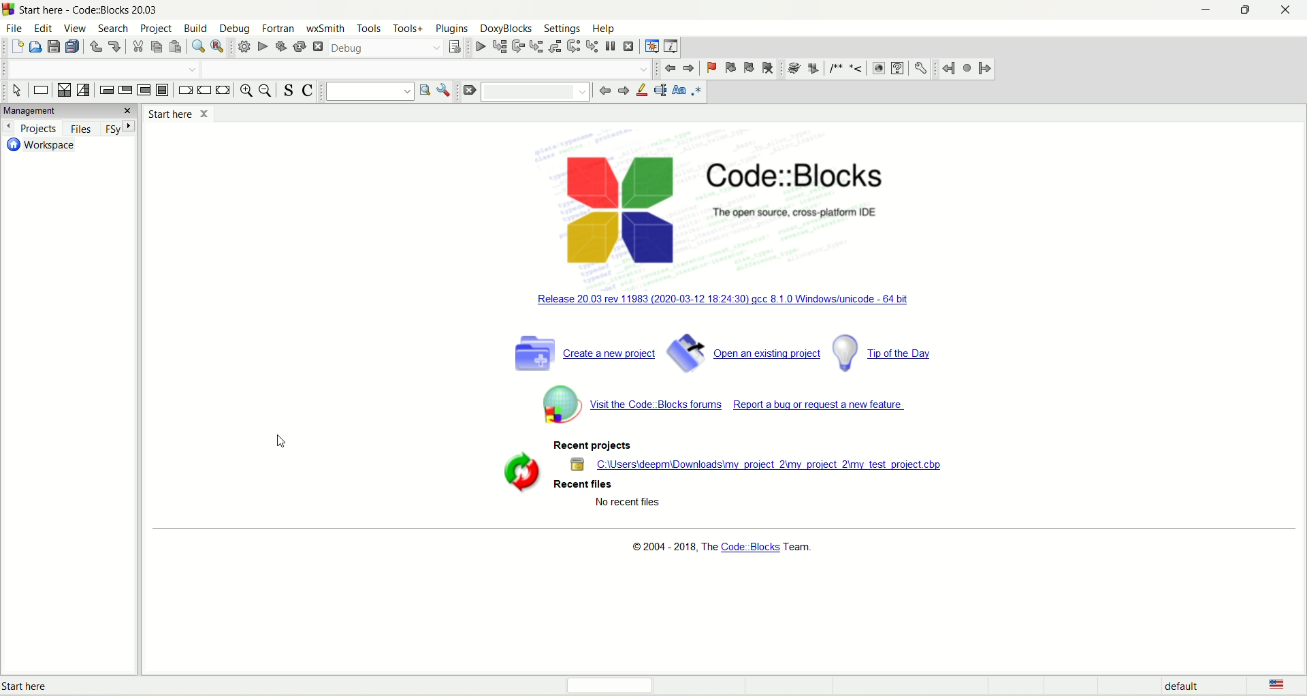 The width and height of the screenshot is (1307, 696). What do you see at coordinates (671, 47) in the screenshot?
I see `various info` at bounding box center [671, 47].